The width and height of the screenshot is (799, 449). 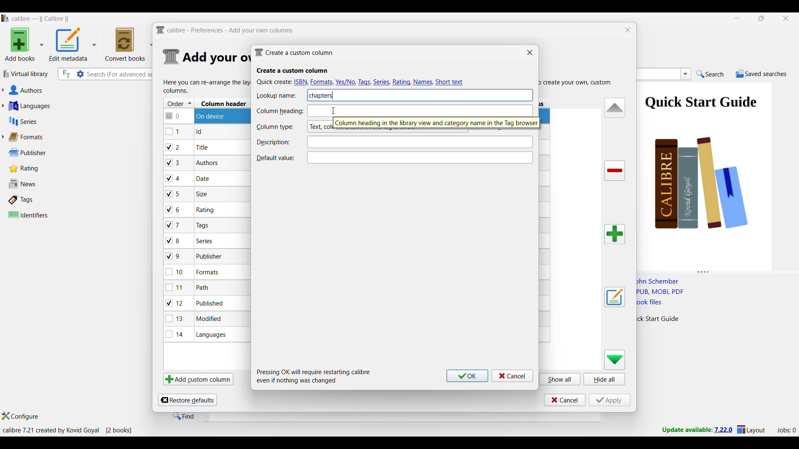 I want to click on Search the full text of all books, so click(x=66, y=74).